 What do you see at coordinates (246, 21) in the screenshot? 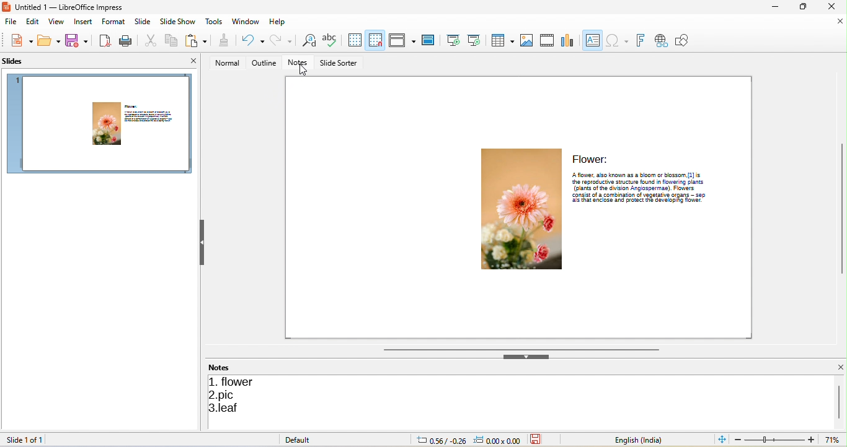
I see `window` at bounding box center [246, 21].